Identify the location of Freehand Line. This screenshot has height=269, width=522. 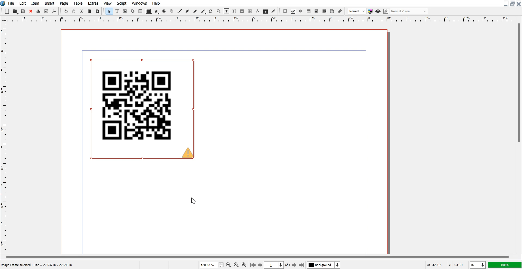
(195, 11).